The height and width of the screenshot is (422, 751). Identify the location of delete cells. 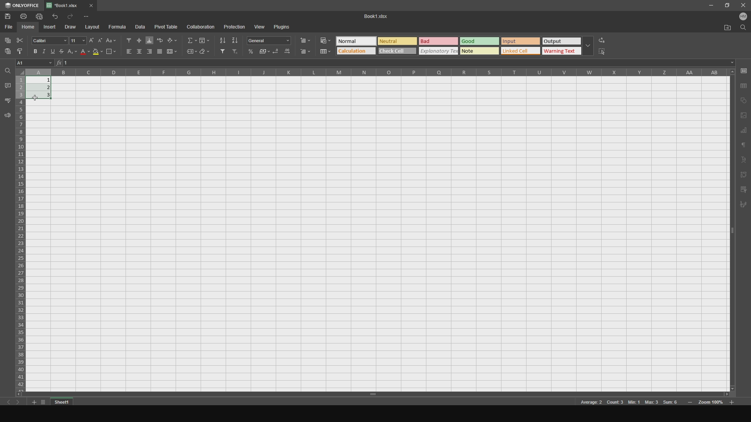
(305, 52).